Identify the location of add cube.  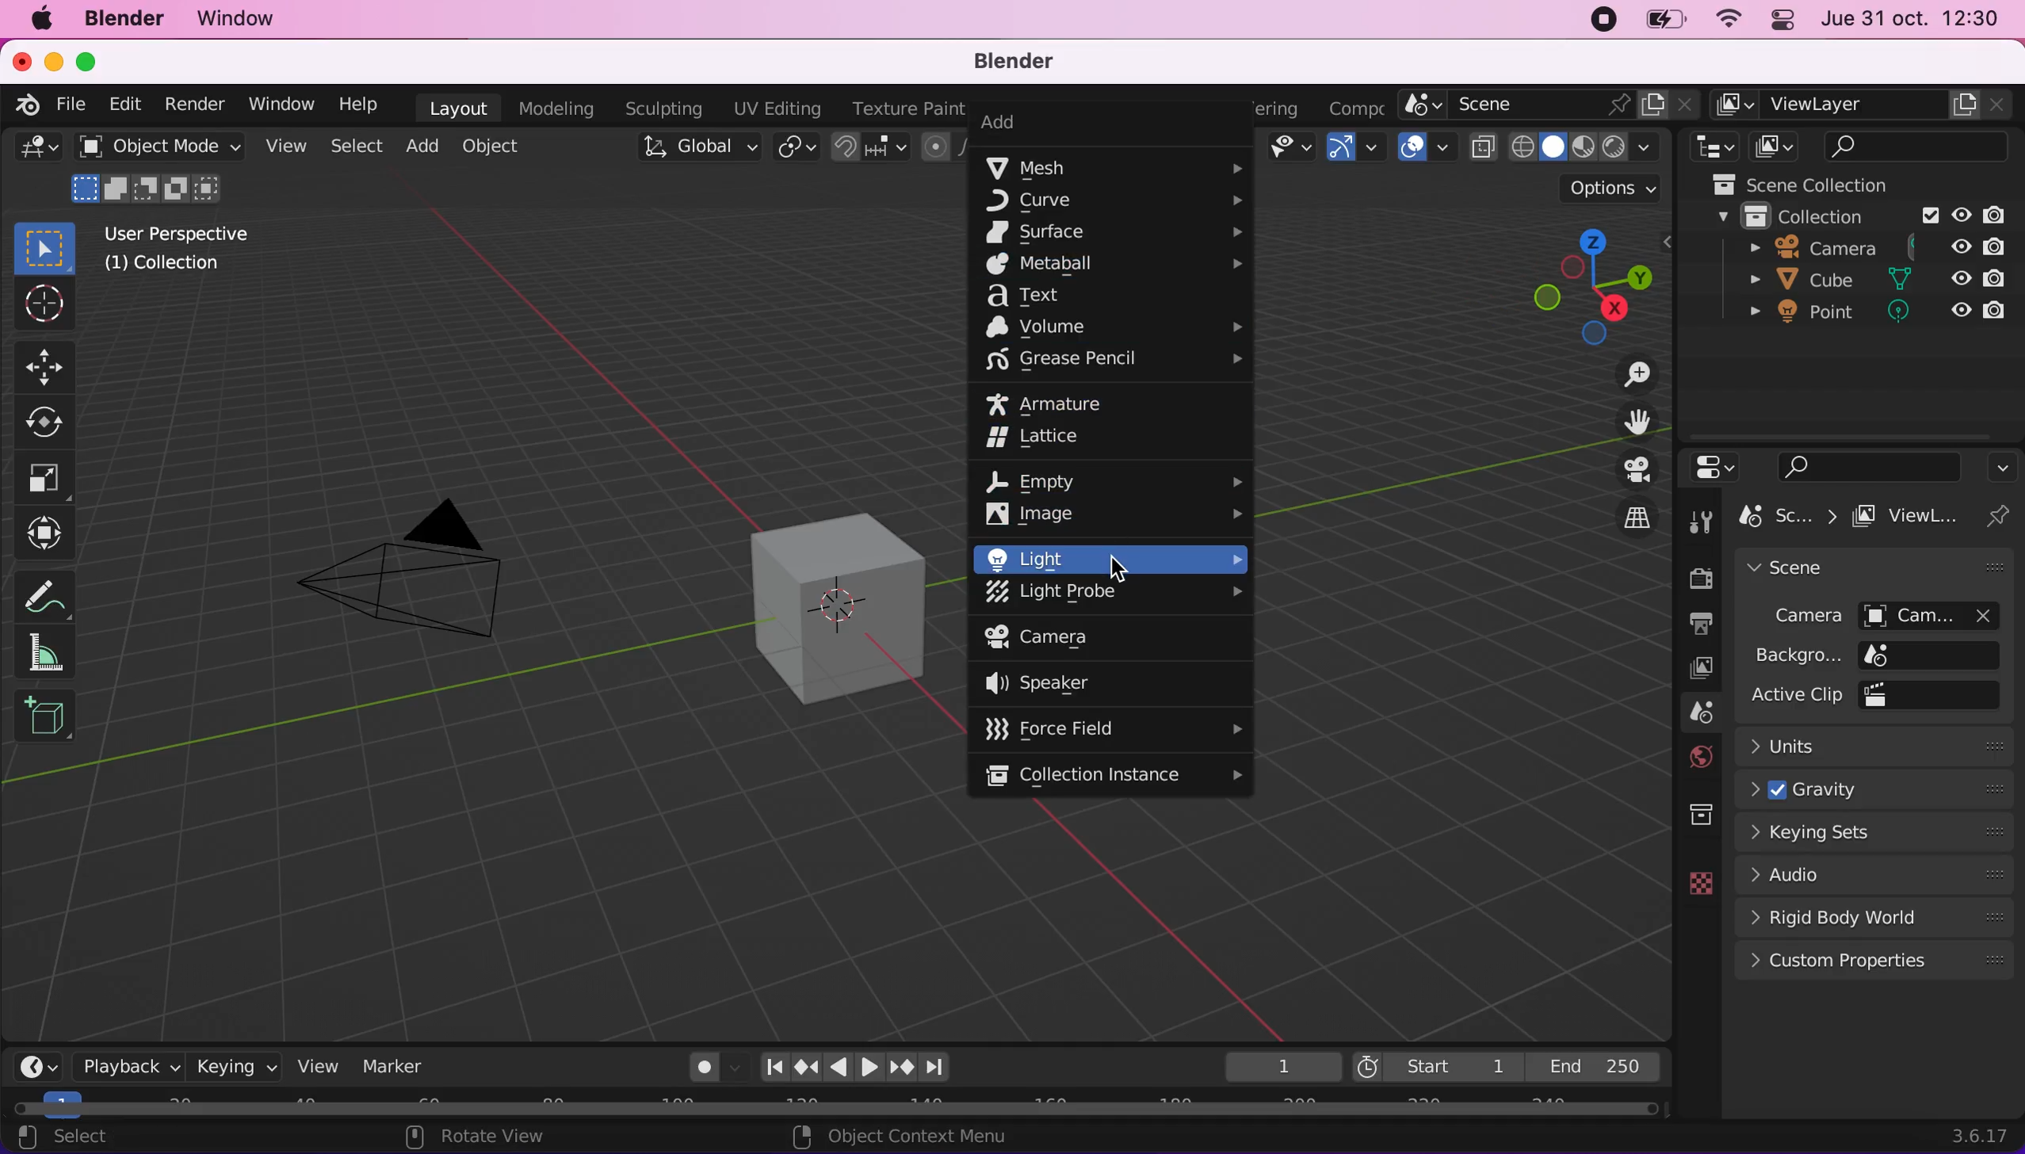
(51, 719).